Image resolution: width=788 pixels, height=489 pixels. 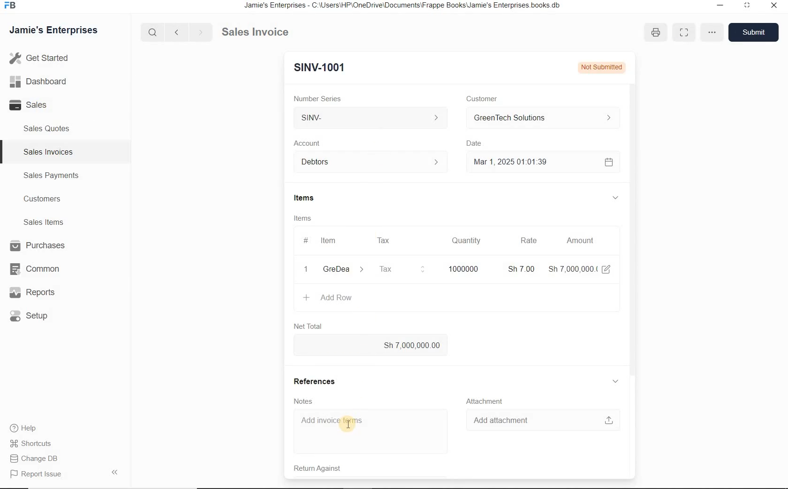 What do you see at coordinates (774, 7) in the screenshot?
I see `close` at bounding box center [774, 7].